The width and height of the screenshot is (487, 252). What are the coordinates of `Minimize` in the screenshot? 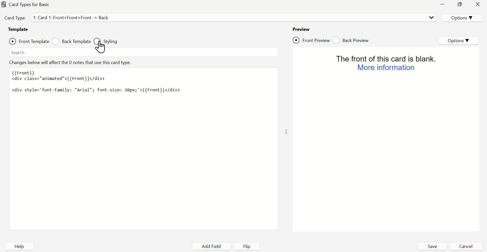 It's located at (444, 5).